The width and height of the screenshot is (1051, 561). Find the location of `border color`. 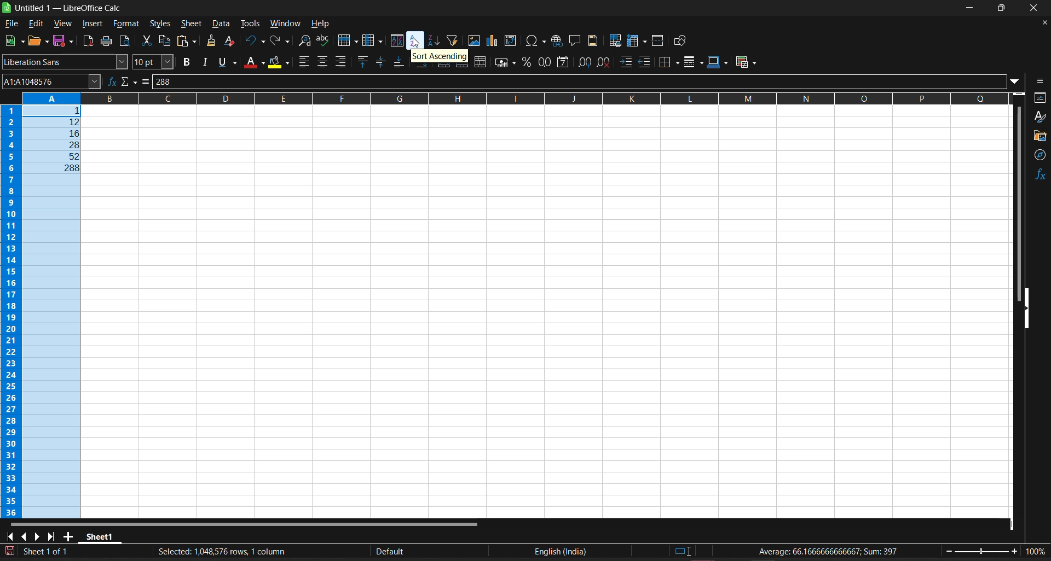

border color is located at coordinates (719, 62).